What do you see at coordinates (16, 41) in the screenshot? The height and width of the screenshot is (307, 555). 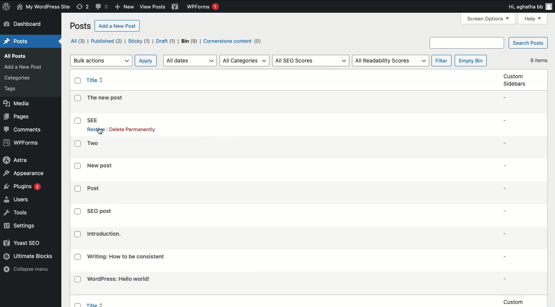 I see `Posts` at bounding box center [16, 41].